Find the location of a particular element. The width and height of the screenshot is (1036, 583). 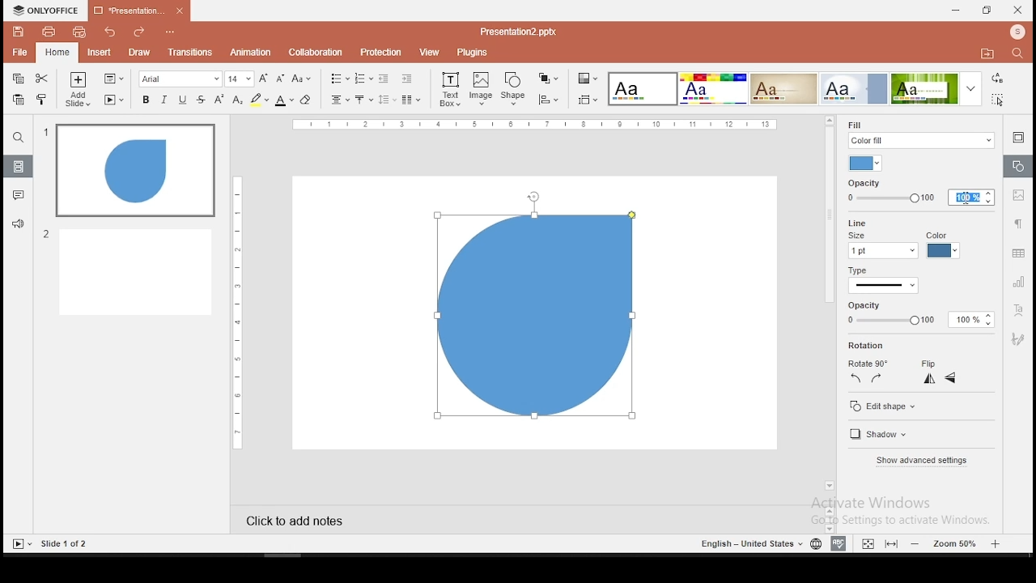

theme is located at coordinates (935, 89).